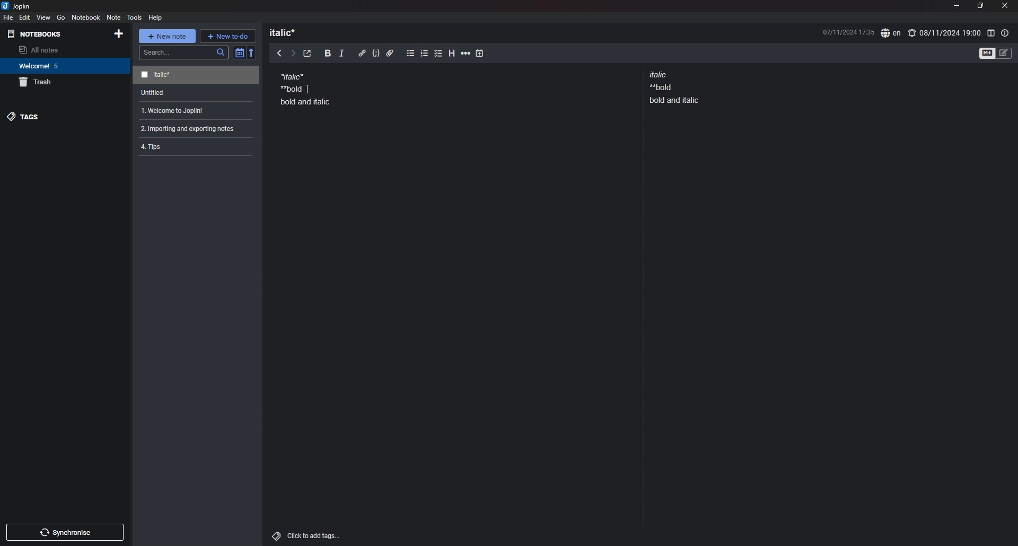 This screenshot has height=546, width=1018. What do you see at coordinates (956, 5) in the screenshot?
I see `minimize` at bounding box center [956, 5].